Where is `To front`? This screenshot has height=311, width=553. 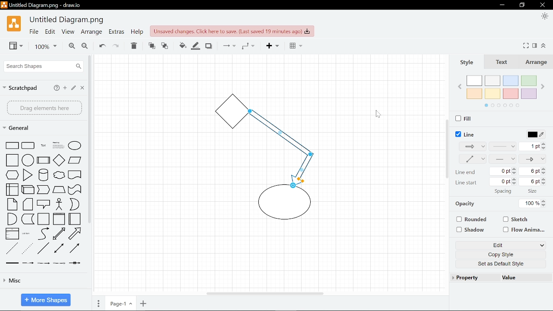 To front is located at coordinates (151, 45).